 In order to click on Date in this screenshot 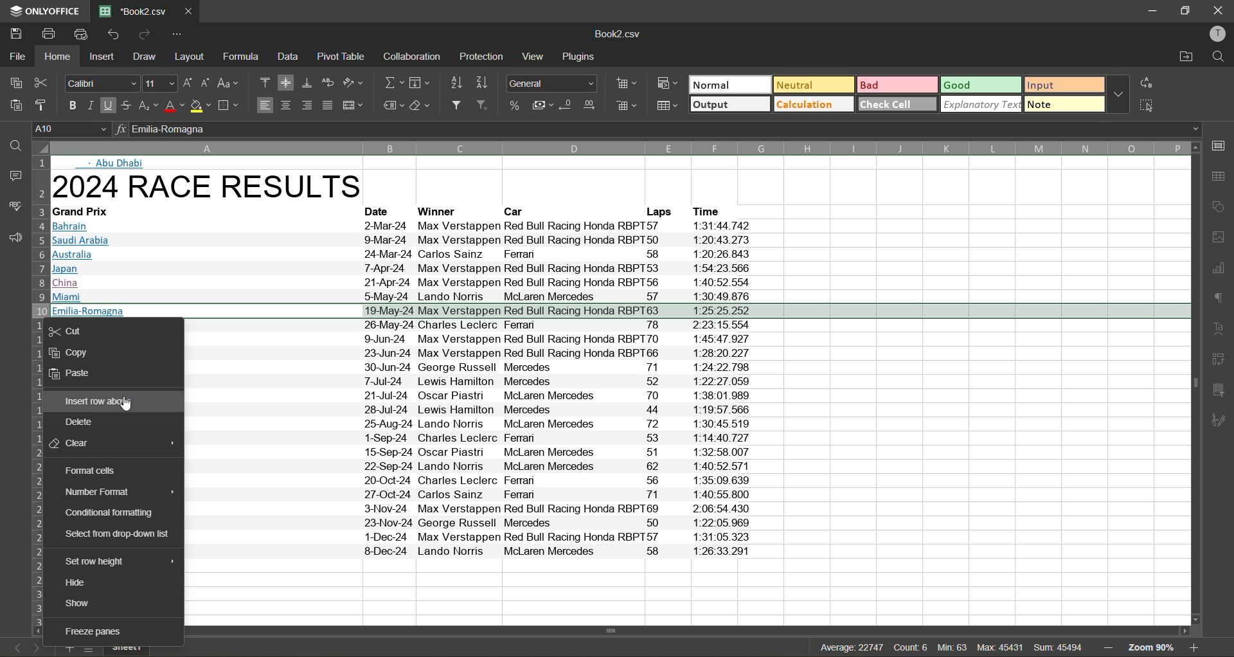, I will do `click(381, 211)`.